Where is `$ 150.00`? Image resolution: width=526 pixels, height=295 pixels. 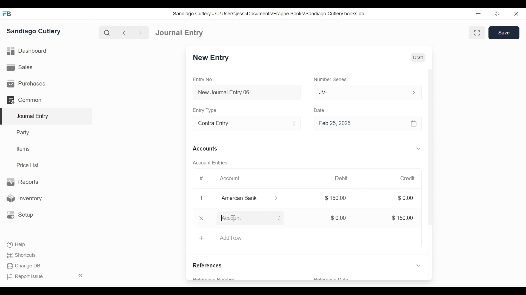
$ 150.00 is located at coordinates (336, 198).